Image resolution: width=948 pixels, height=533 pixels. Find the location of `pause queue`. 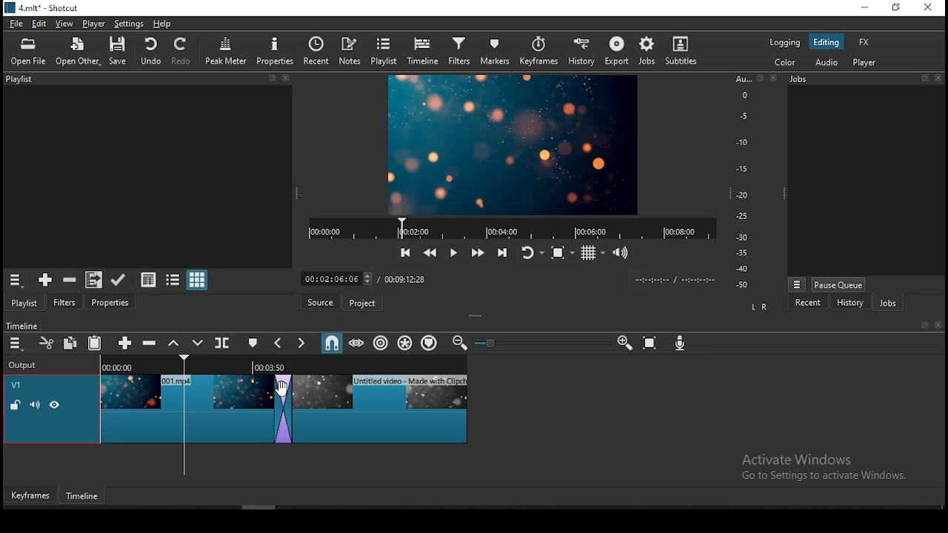

pause queue is located at coordinates (838, 285).